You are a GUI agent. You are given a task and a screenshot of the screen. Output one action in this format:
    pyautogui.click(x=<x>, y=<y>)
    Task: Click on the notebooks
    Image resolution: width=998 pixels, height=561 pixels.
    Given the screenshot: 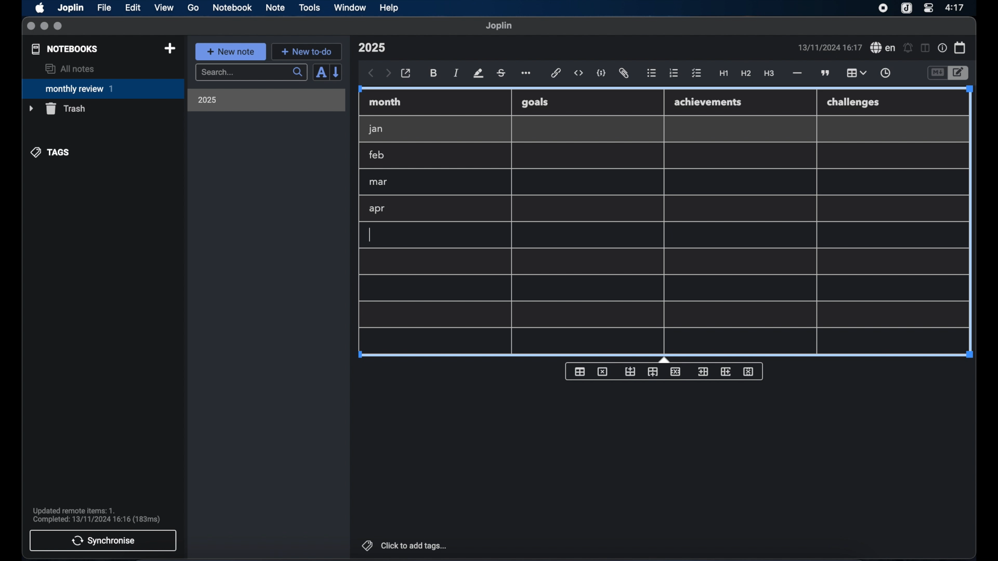 What is the action you would take?
    pyautogui.click(x=65, y=49)
    